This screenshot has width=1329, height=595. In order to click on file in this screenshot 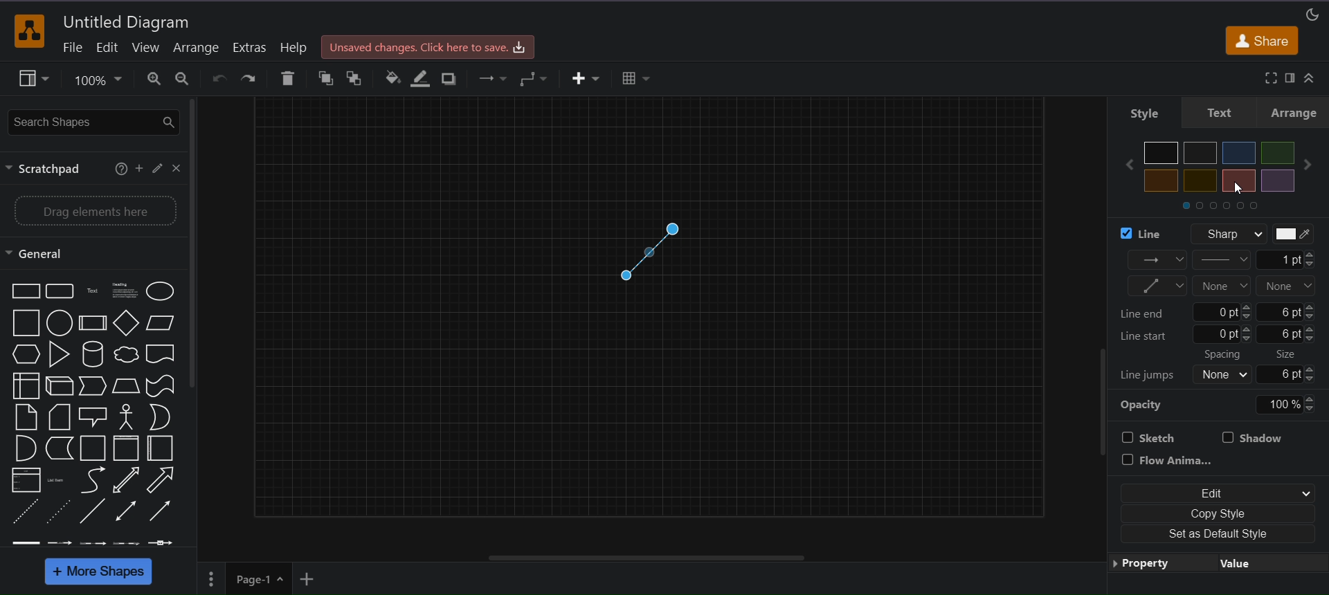, I will do `click(71, 48)`.